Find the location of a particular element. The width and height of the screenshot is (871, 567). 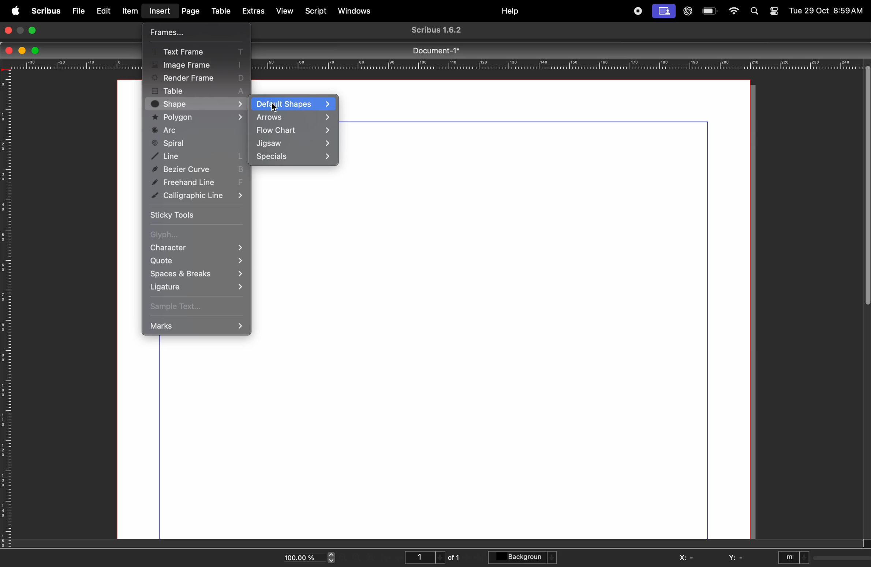

arrows is located at coordinates (294, 117).